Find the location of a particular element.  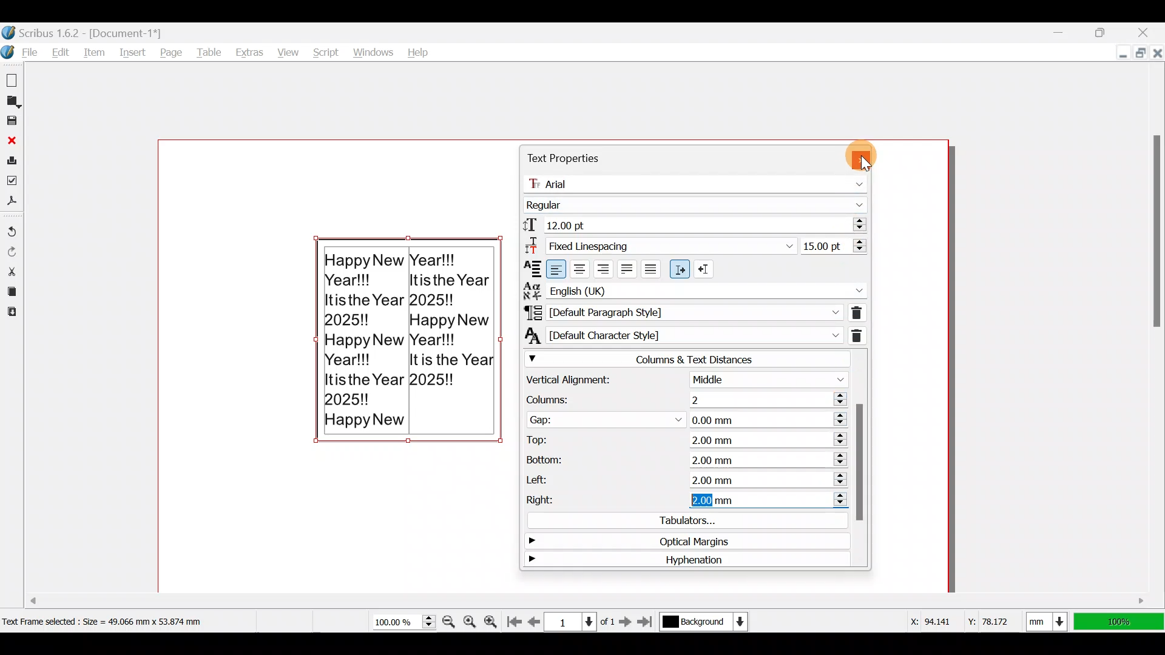

Text language is located at coordinates (694, 289).